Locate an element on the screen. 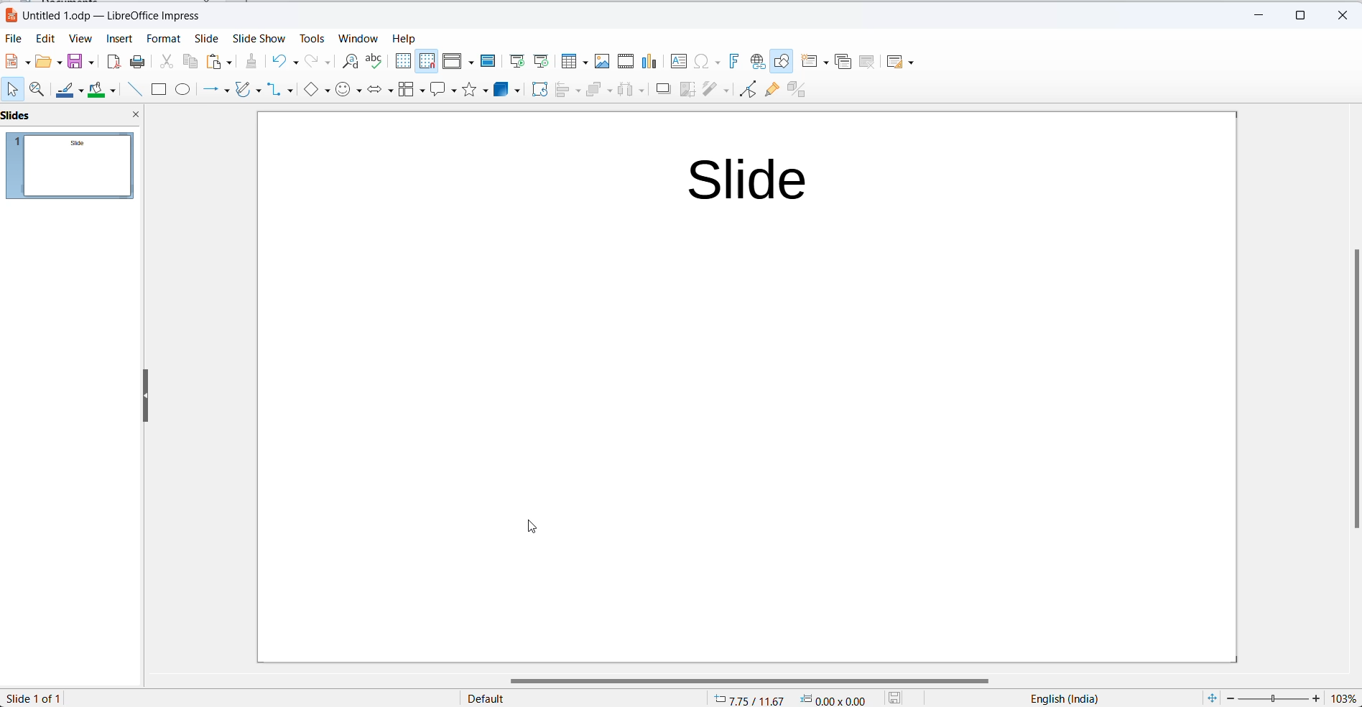  insert fontwork text is located at coordinates (733, 62).